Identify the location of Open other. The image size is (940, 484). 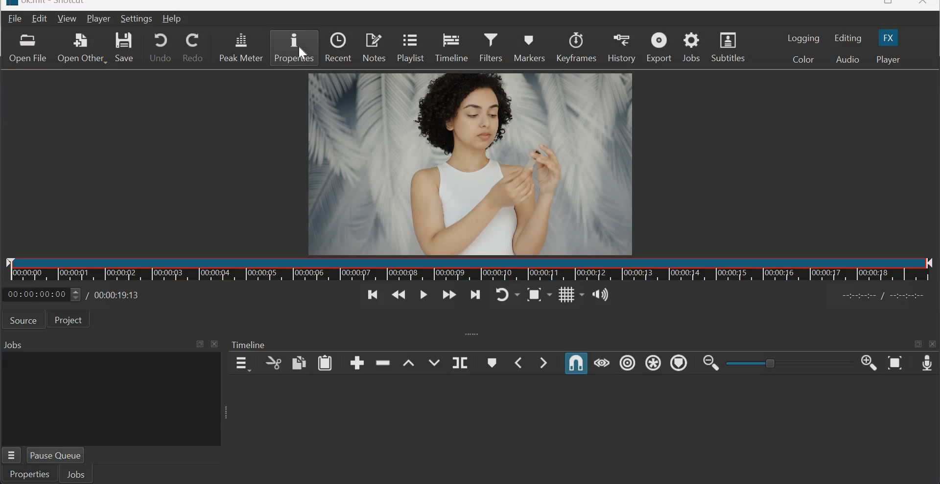
(82, 46).